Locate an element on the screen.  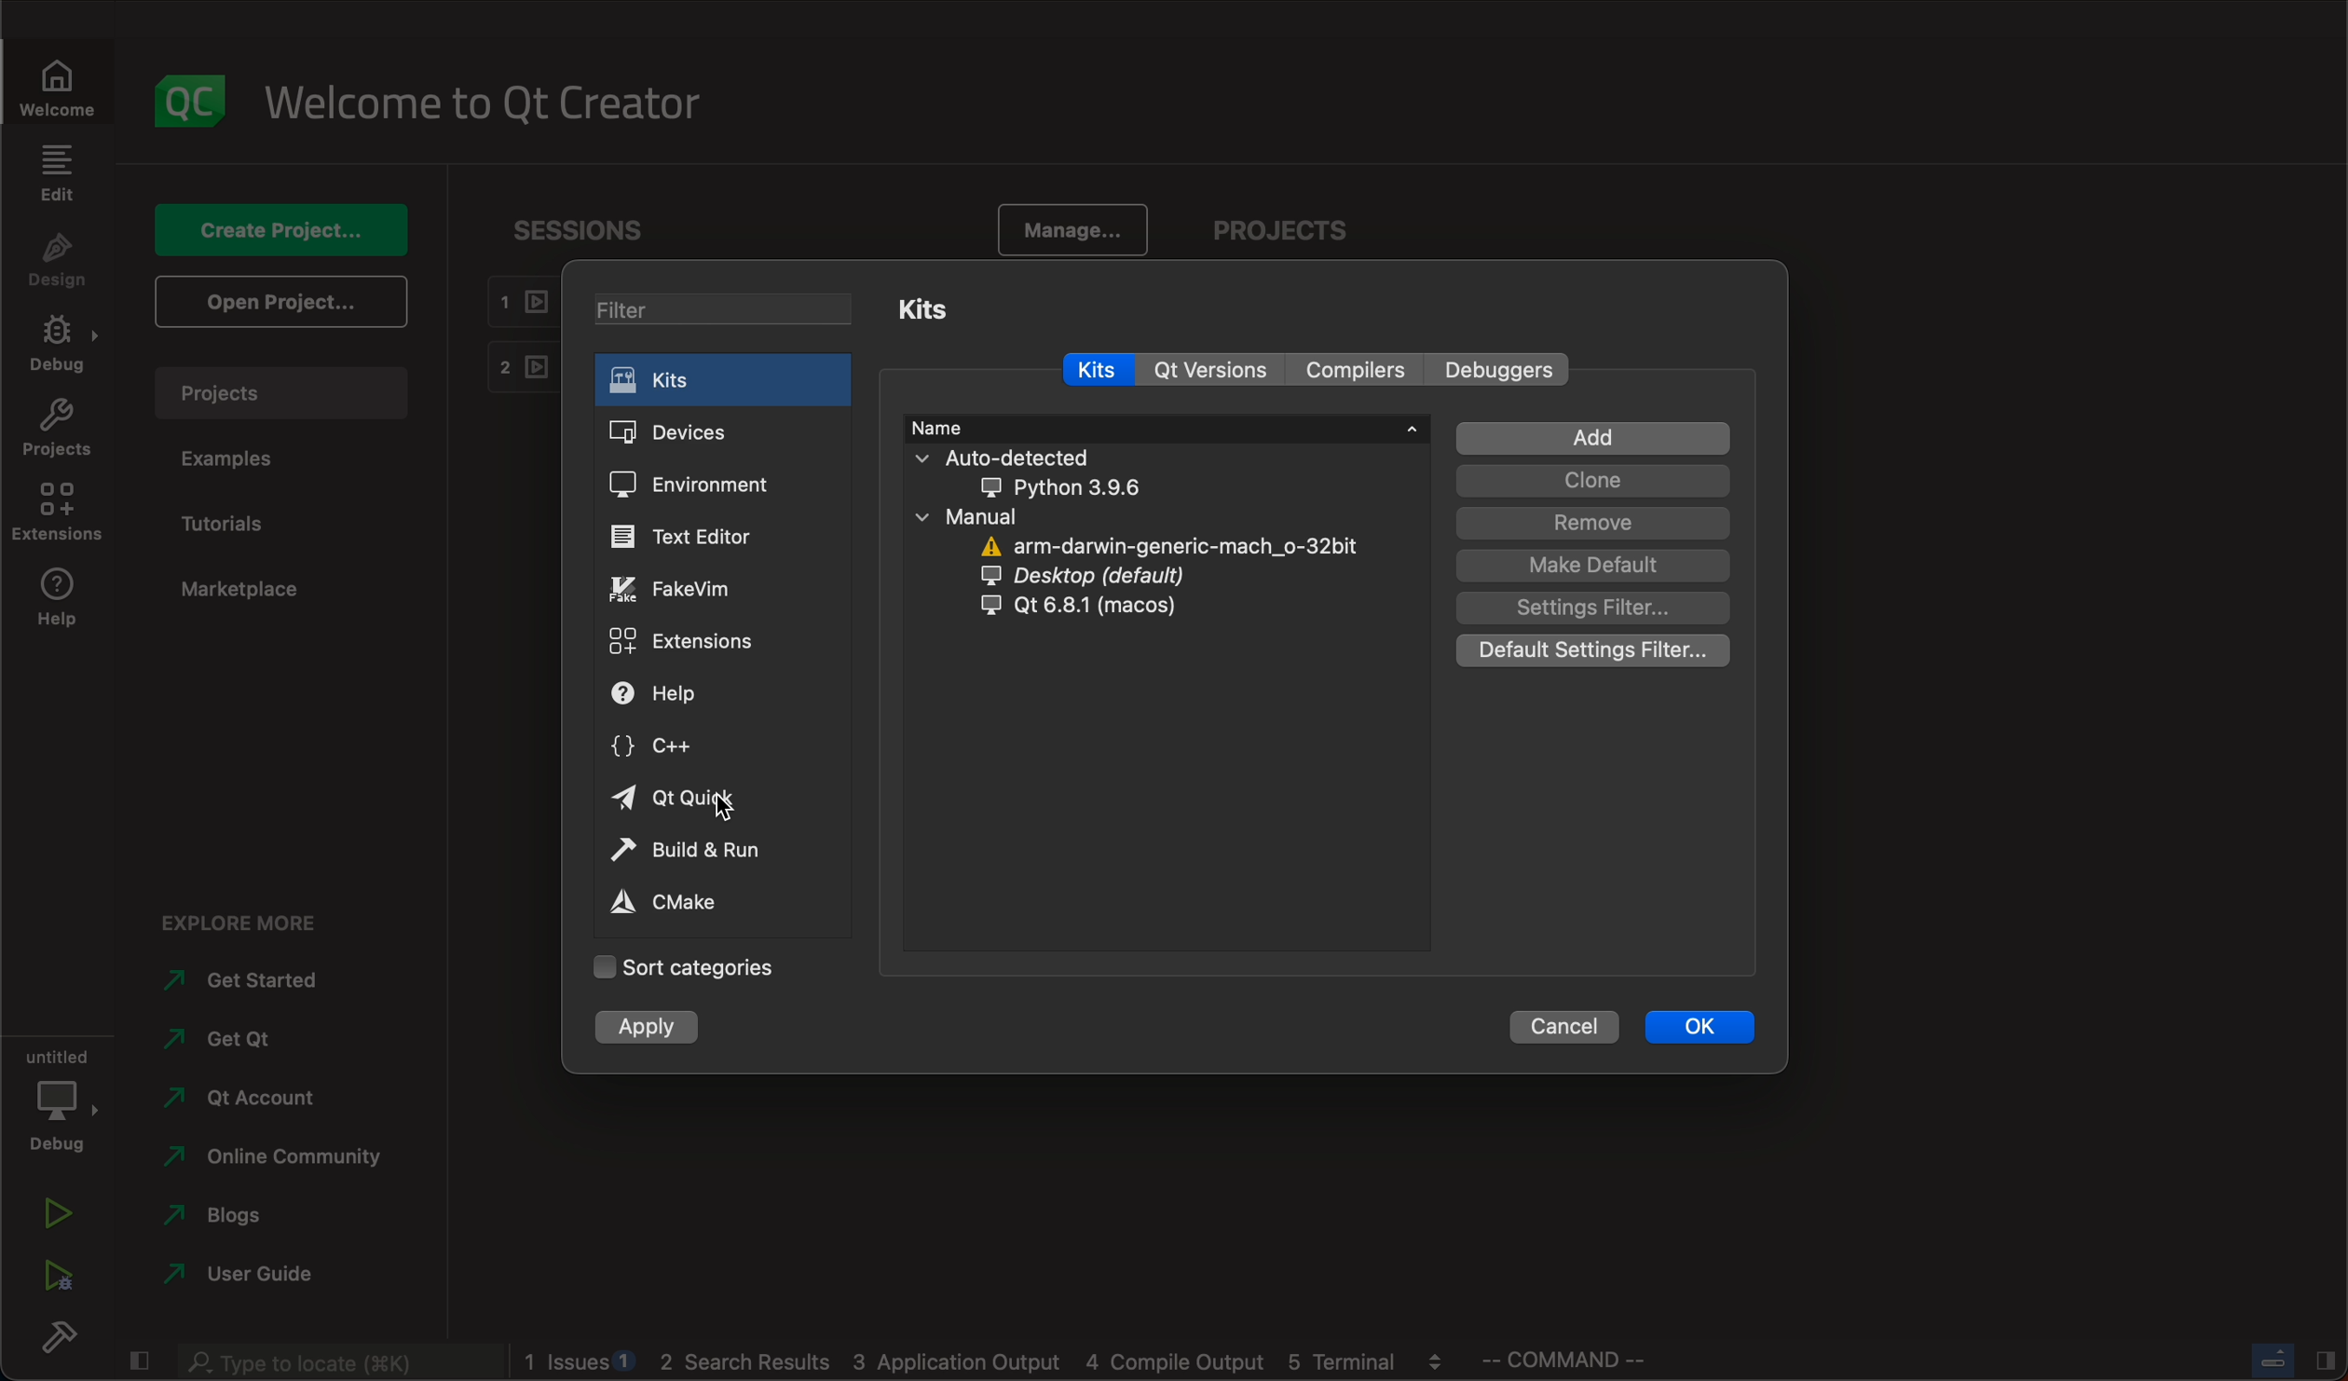
search bar is located at coordinates (339, 1362).